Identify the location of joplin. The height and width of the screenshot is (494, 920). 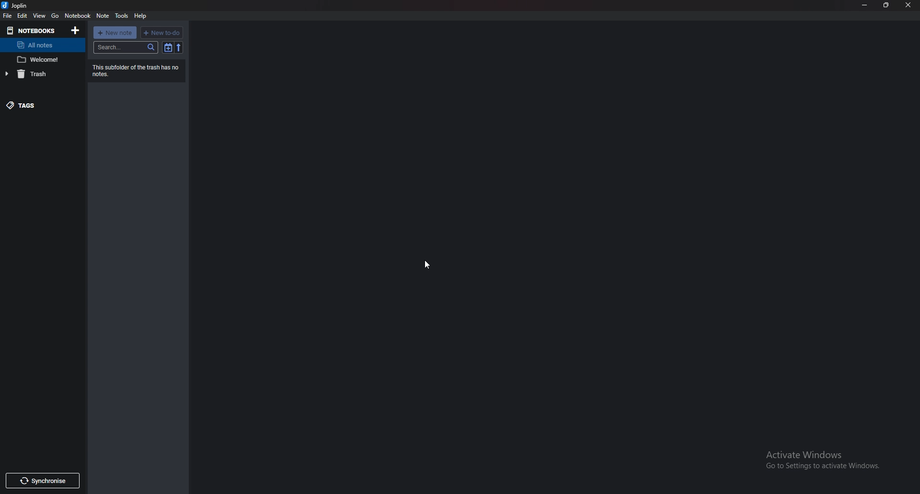
(16, 5).